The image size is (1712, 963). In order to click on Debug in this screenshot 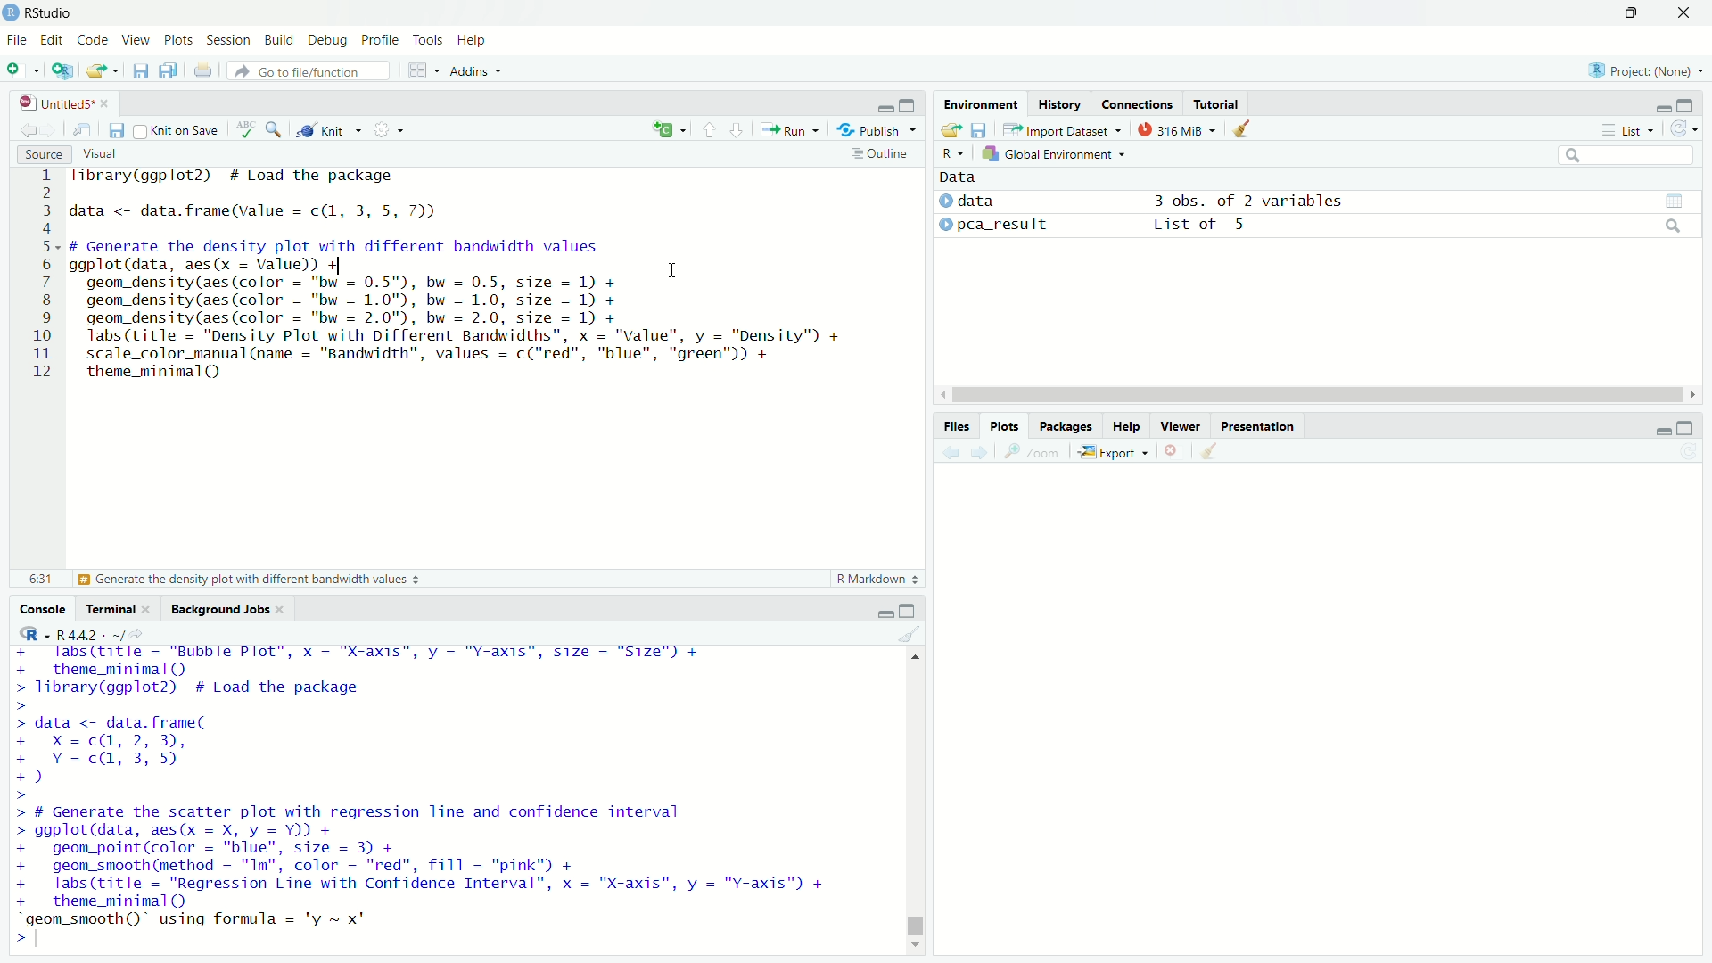, I will do `click(327, 40)`.